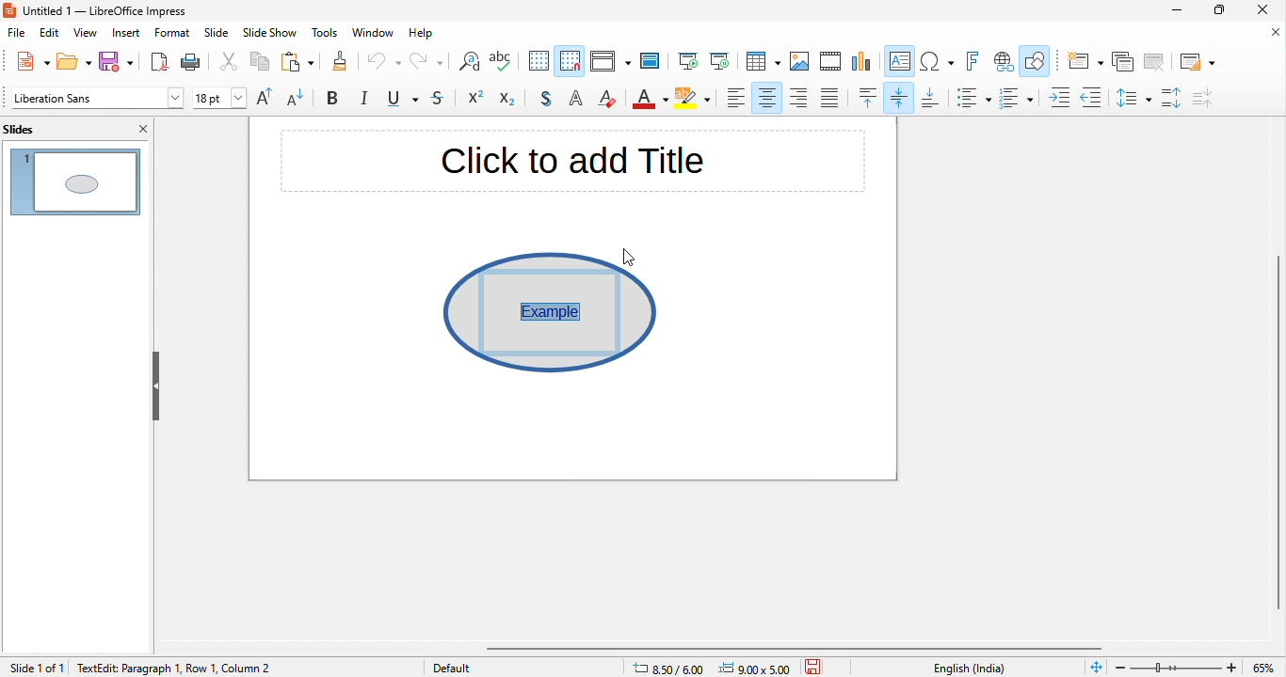 The image size is (1286, 677). Describe the element at coordinates (1061, 97) in the screenshot. I see `increase indent` at that location.